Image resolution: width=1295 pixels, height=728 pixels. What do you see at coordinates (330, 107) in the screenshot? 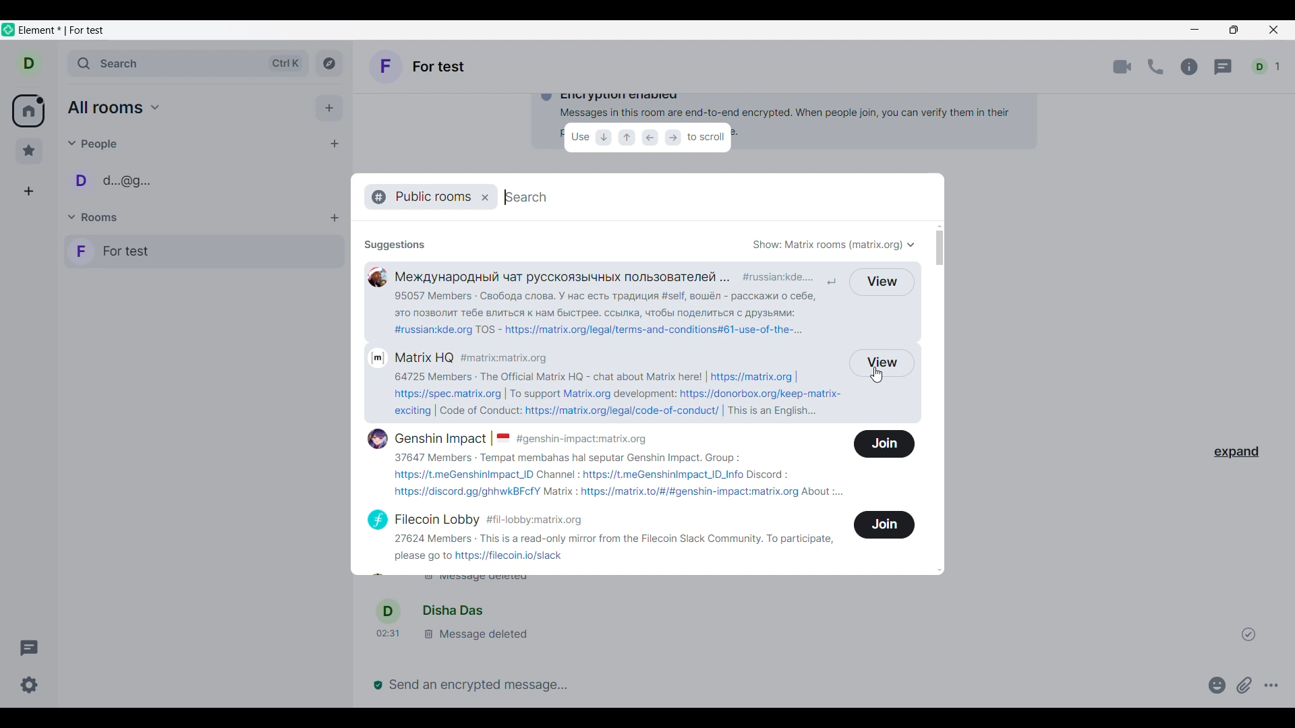
I see `Add` at bounding box center [330, 107].